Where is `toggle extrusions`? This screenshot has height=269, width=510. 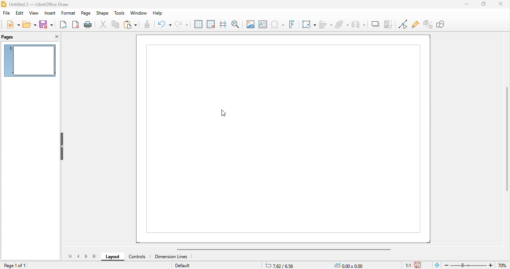 toggle extrusions is located at coordinates (428, 24).